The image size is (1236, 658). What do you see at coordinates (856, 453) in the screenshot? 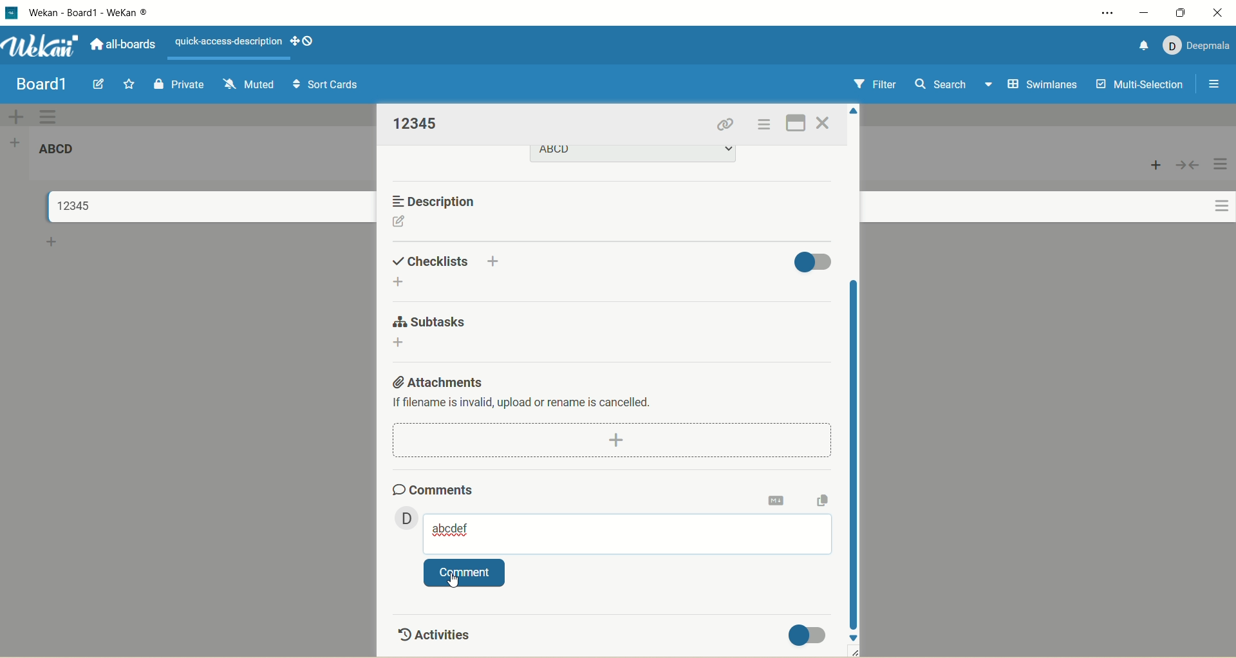
I see `vertical scroll bar` at bounding box center [856, 453].